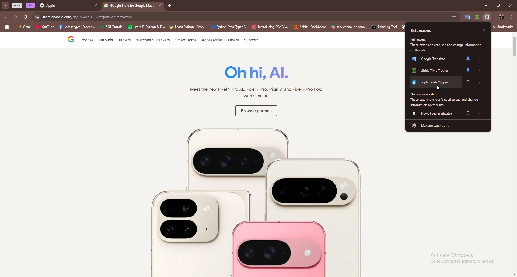 This screenshot has height=277, width=517. Describe the element at coordinates (124, 41) in the screenshot. I see `Tablets` at that location.